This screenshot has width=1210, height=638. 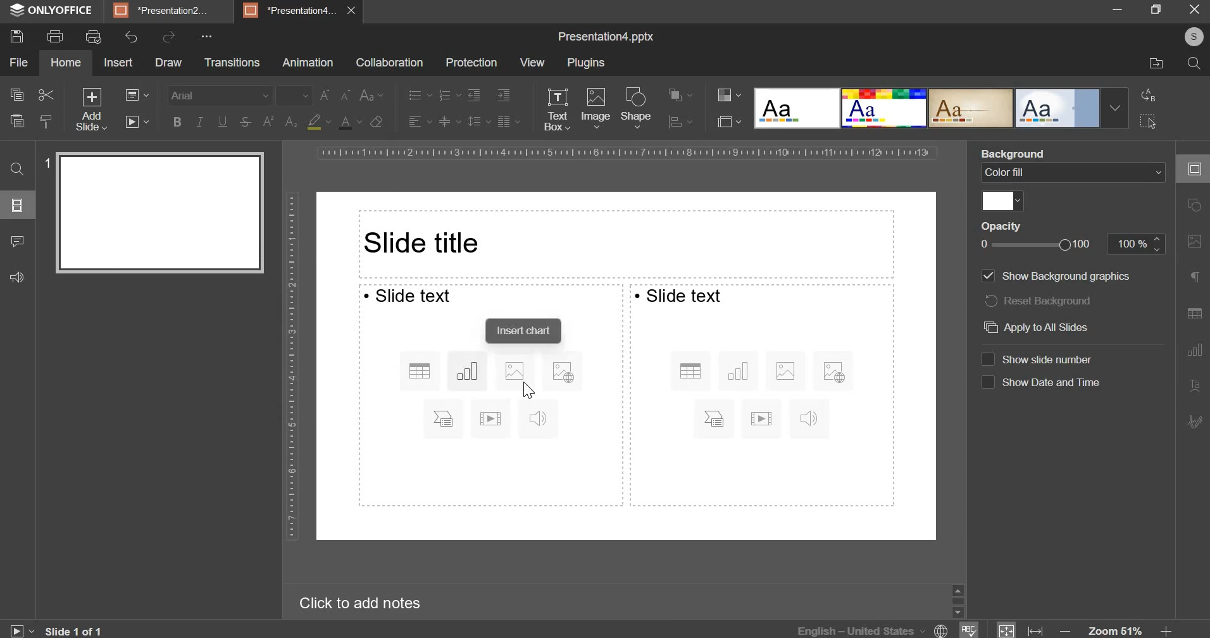 I want to click on save, so click(x=18, y=37).